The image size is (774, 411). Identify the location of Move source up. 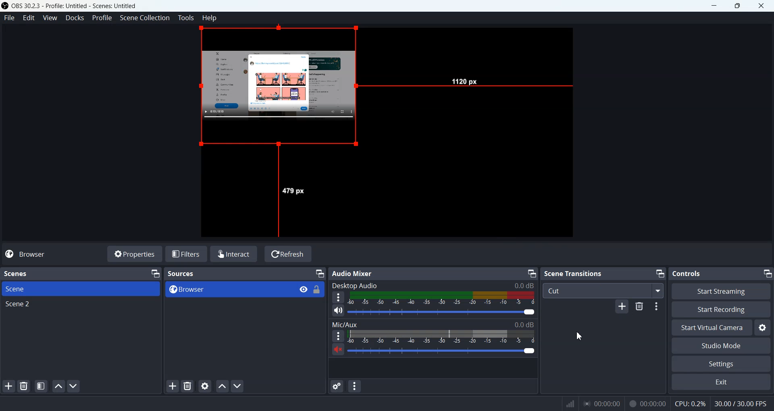
(222, 386).